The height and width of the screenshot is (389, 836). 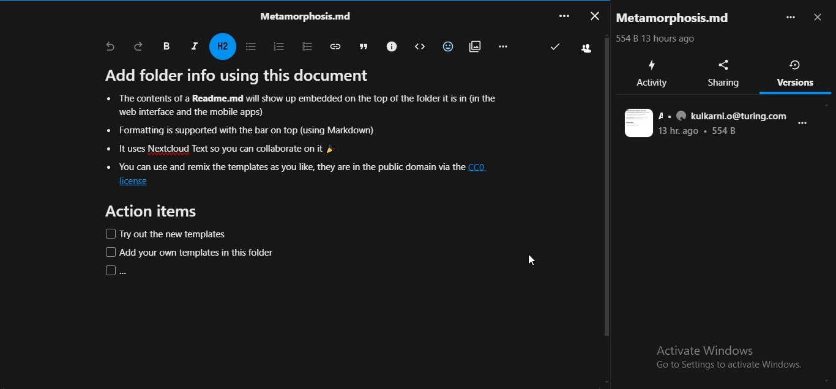 I want to click on 554 B 13 hours ago, so click(x=655, y=38).